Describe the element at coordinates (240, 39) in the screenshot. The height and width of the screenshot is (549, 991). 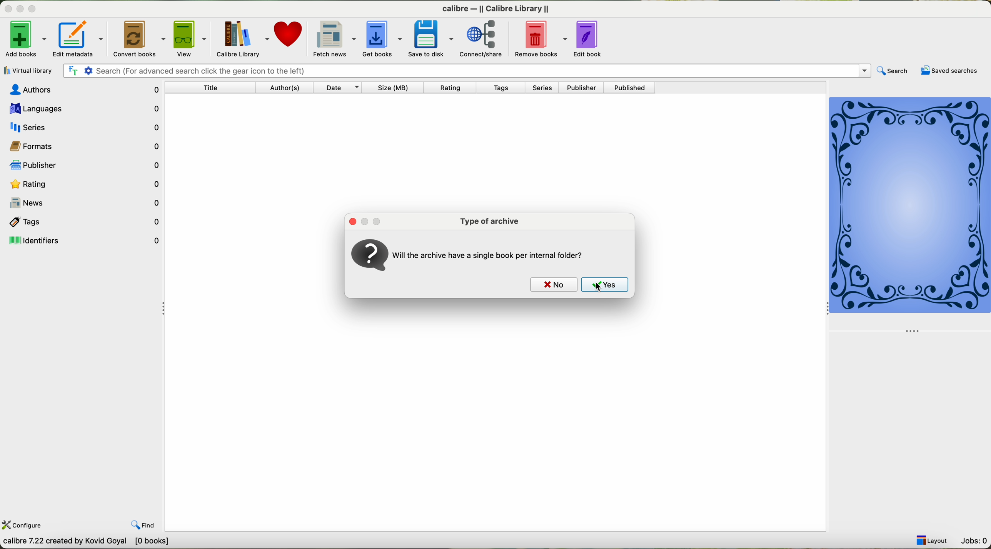
I see `calibre library` at that location.